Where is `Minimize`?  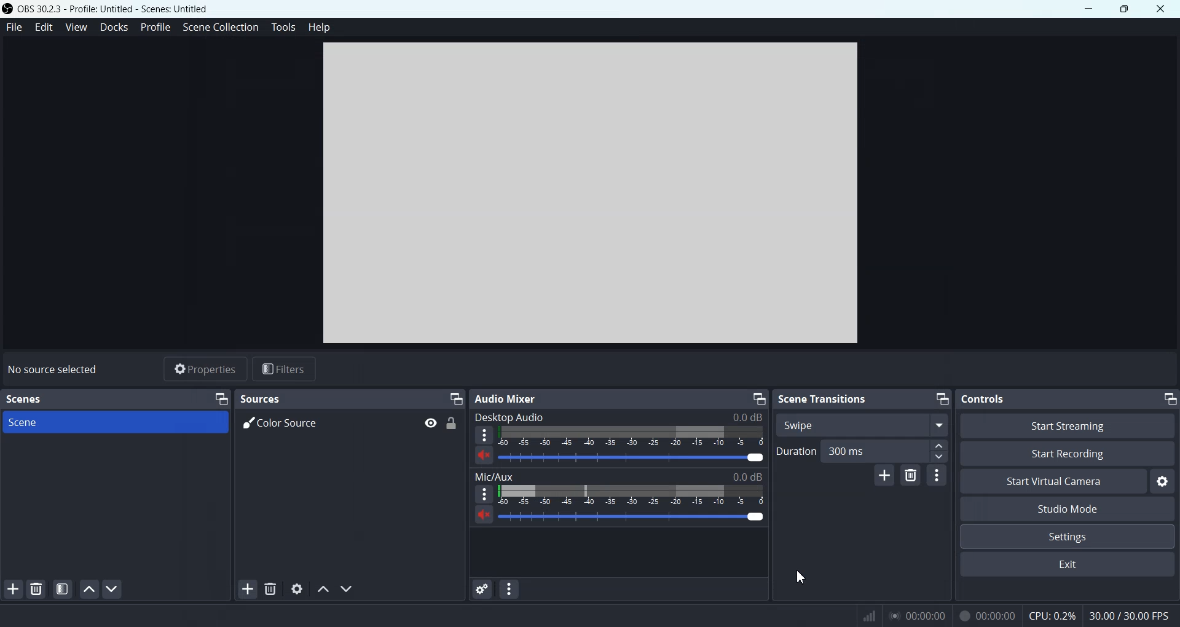 Minimize is located at coordinates (455, 398).